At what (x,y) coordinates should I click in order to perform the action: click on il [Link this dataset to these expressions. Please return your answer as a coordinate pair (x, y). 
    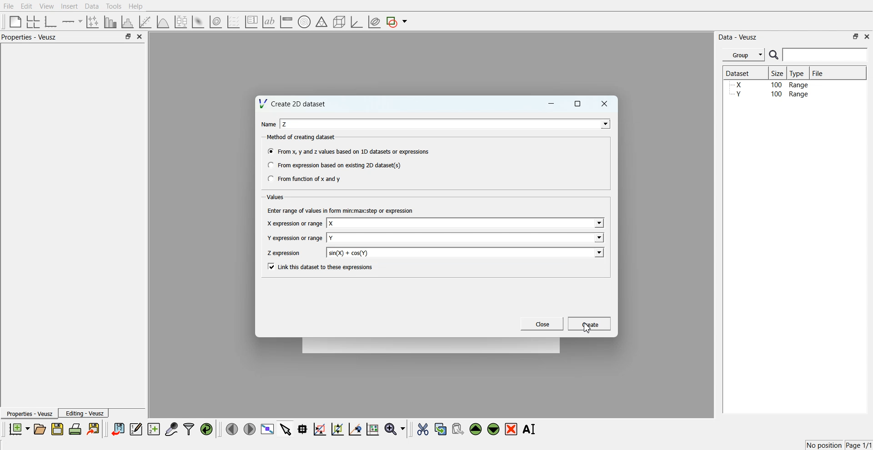
    Looking at the image, I should click on (321, 266).